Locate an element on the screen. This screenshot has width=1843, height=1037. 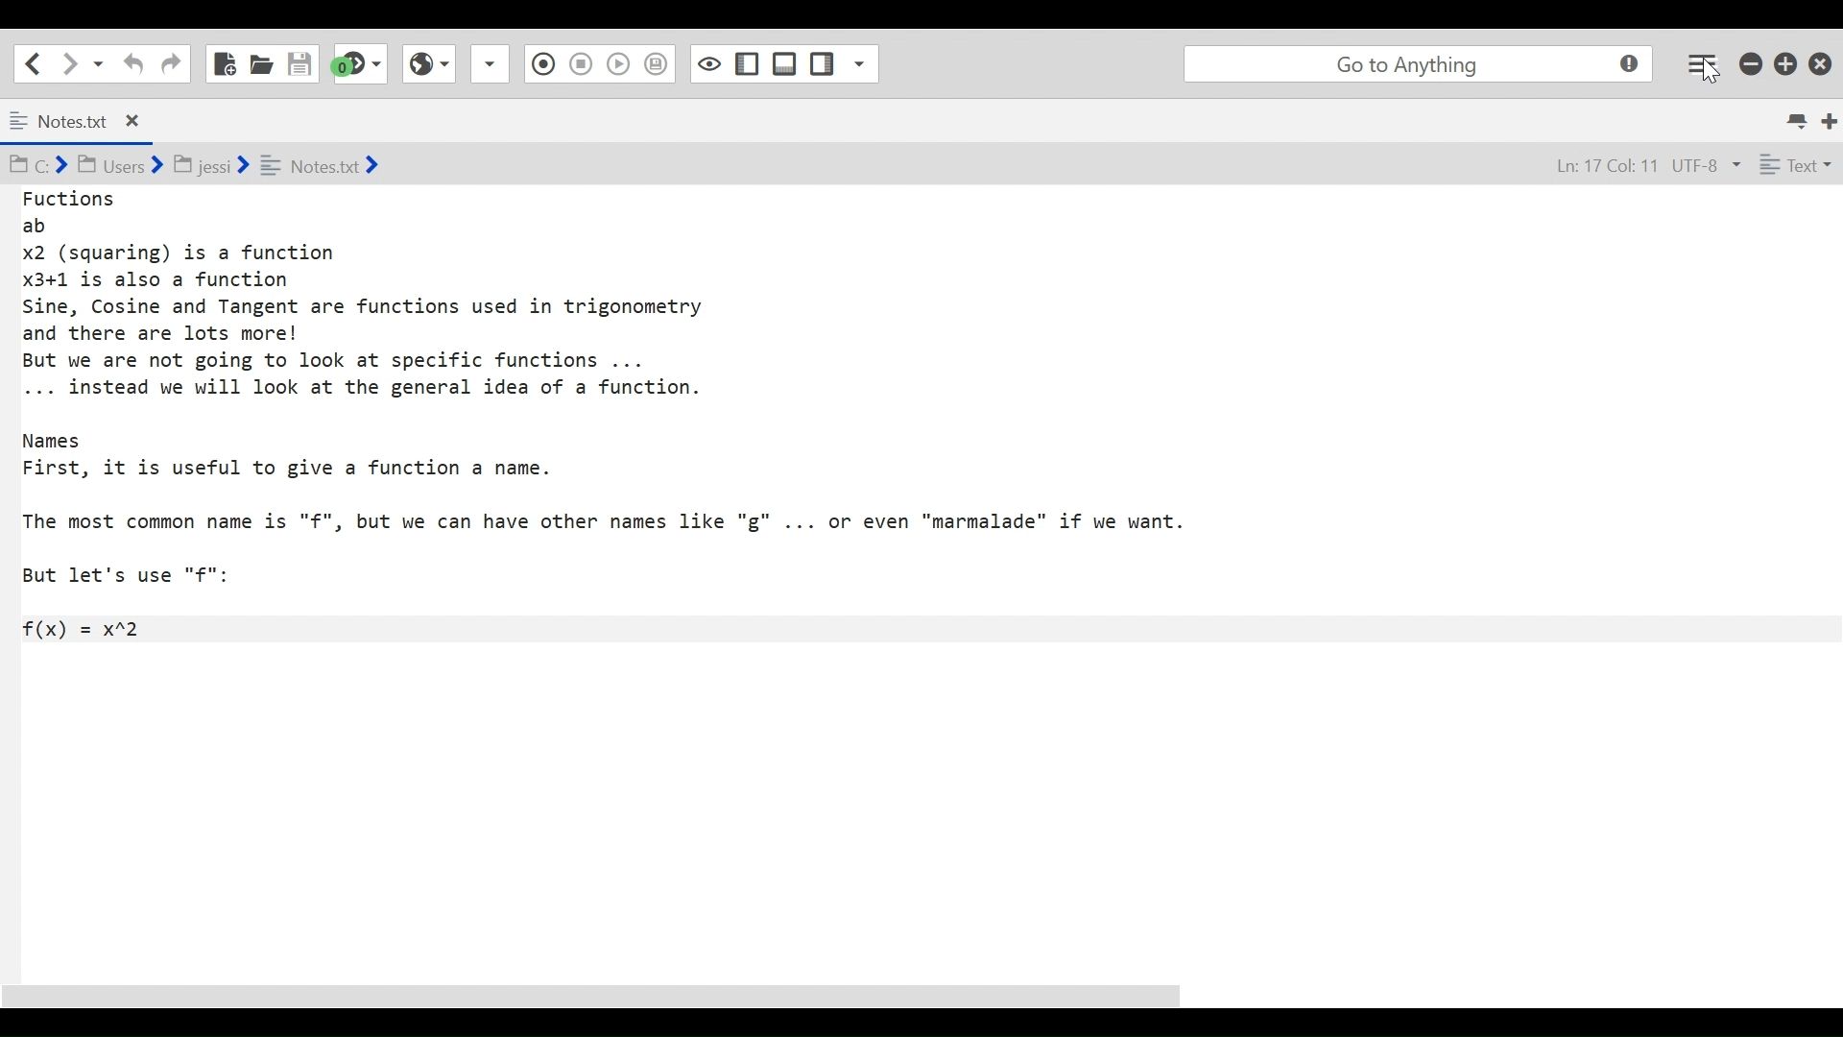
Show specific Sidepane is located at coordinates (844, 64).